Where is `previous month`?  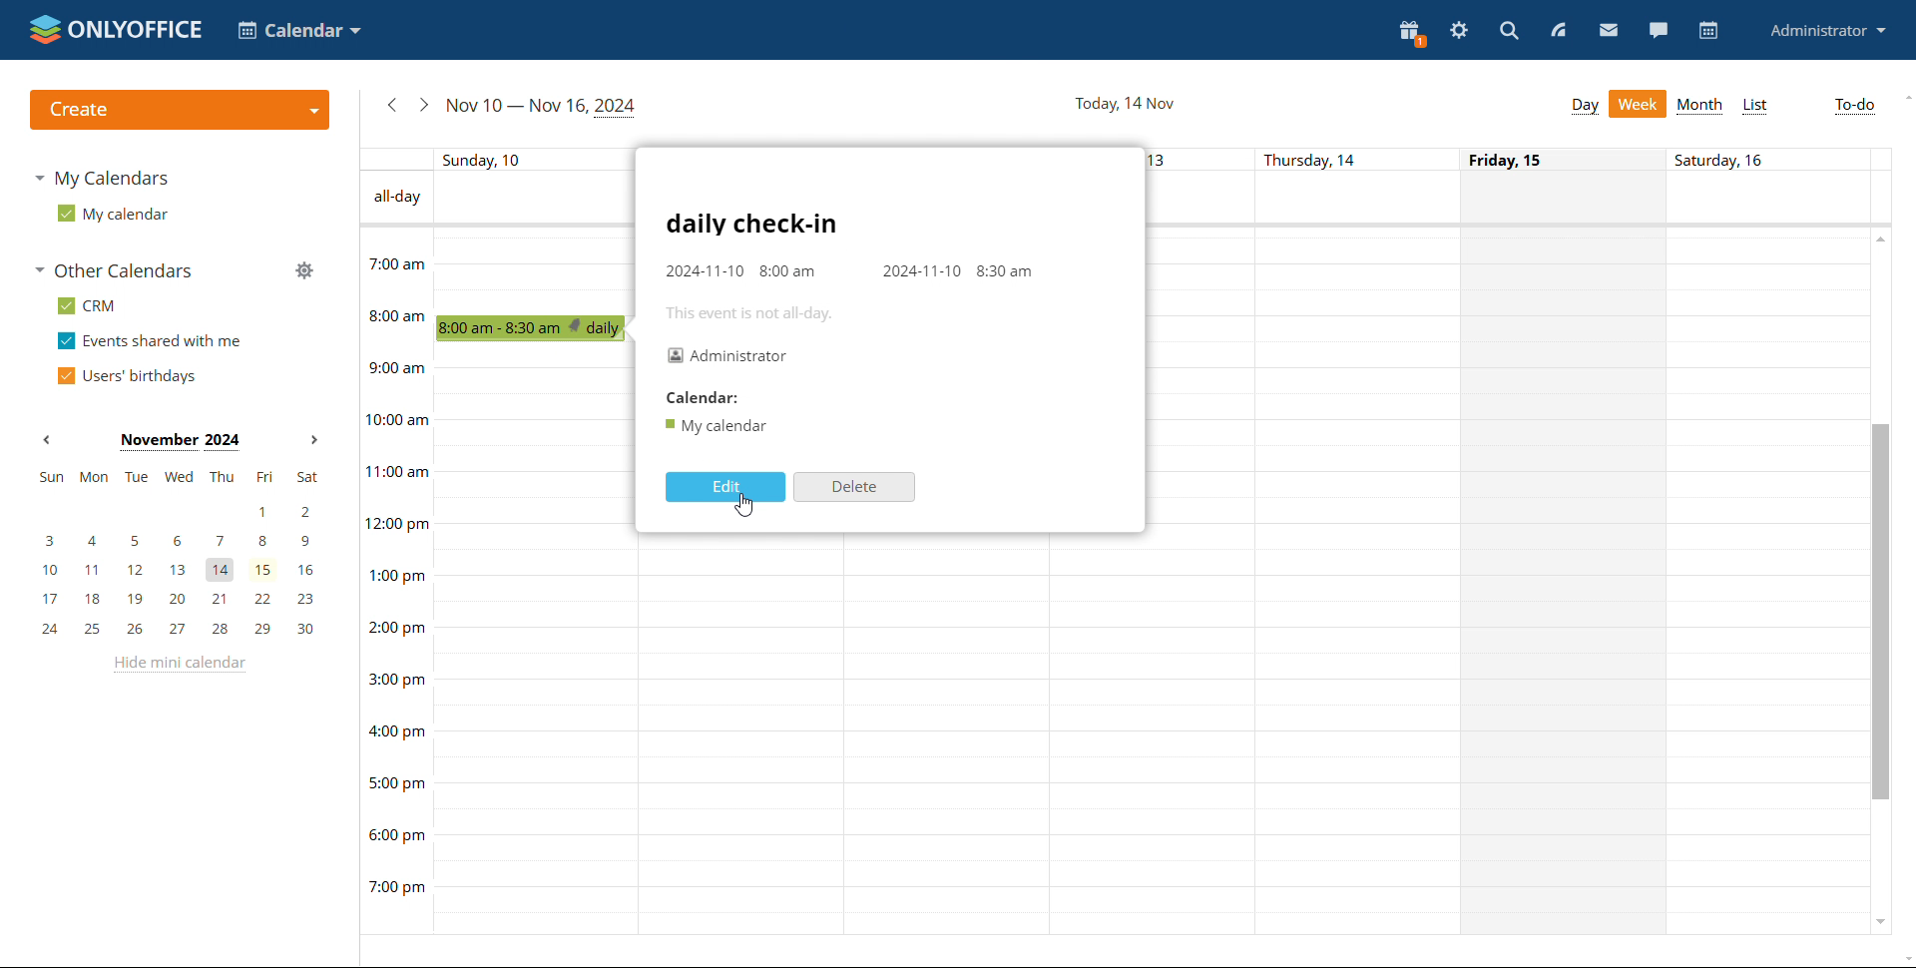
previous month is located at coordinates (46, 440).